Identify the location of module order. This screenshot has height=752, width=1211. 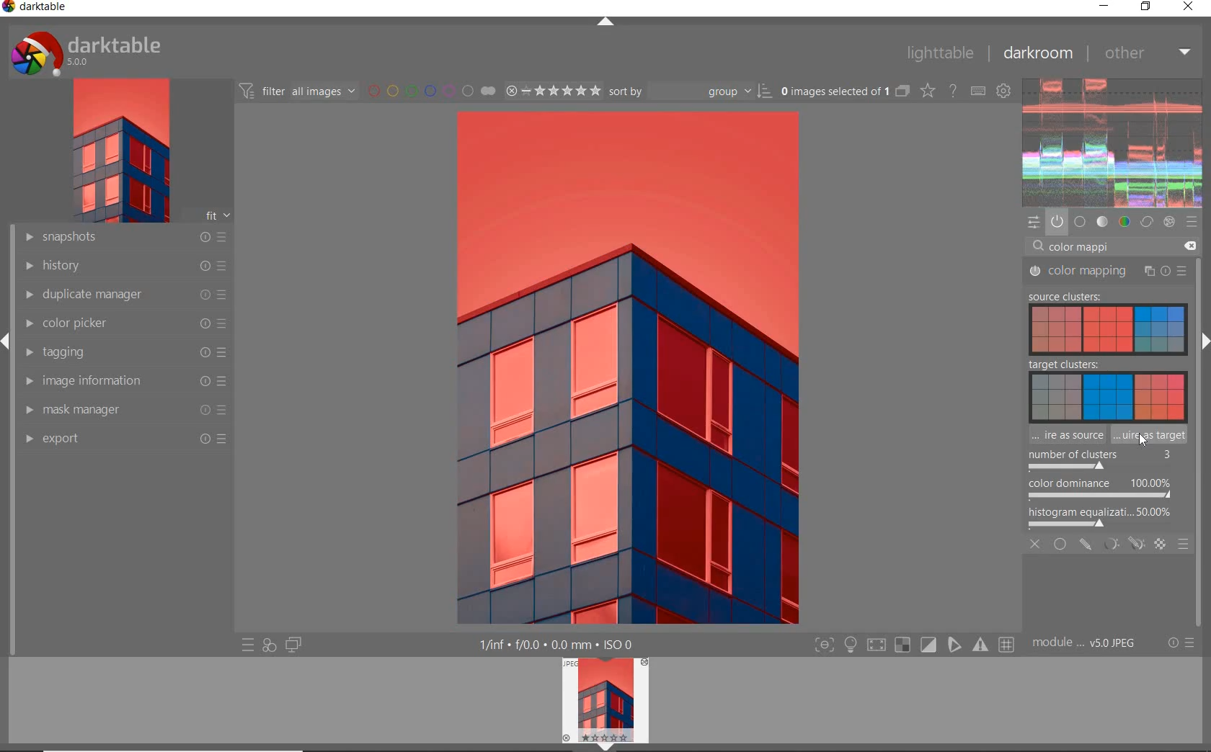
(1086, 643).